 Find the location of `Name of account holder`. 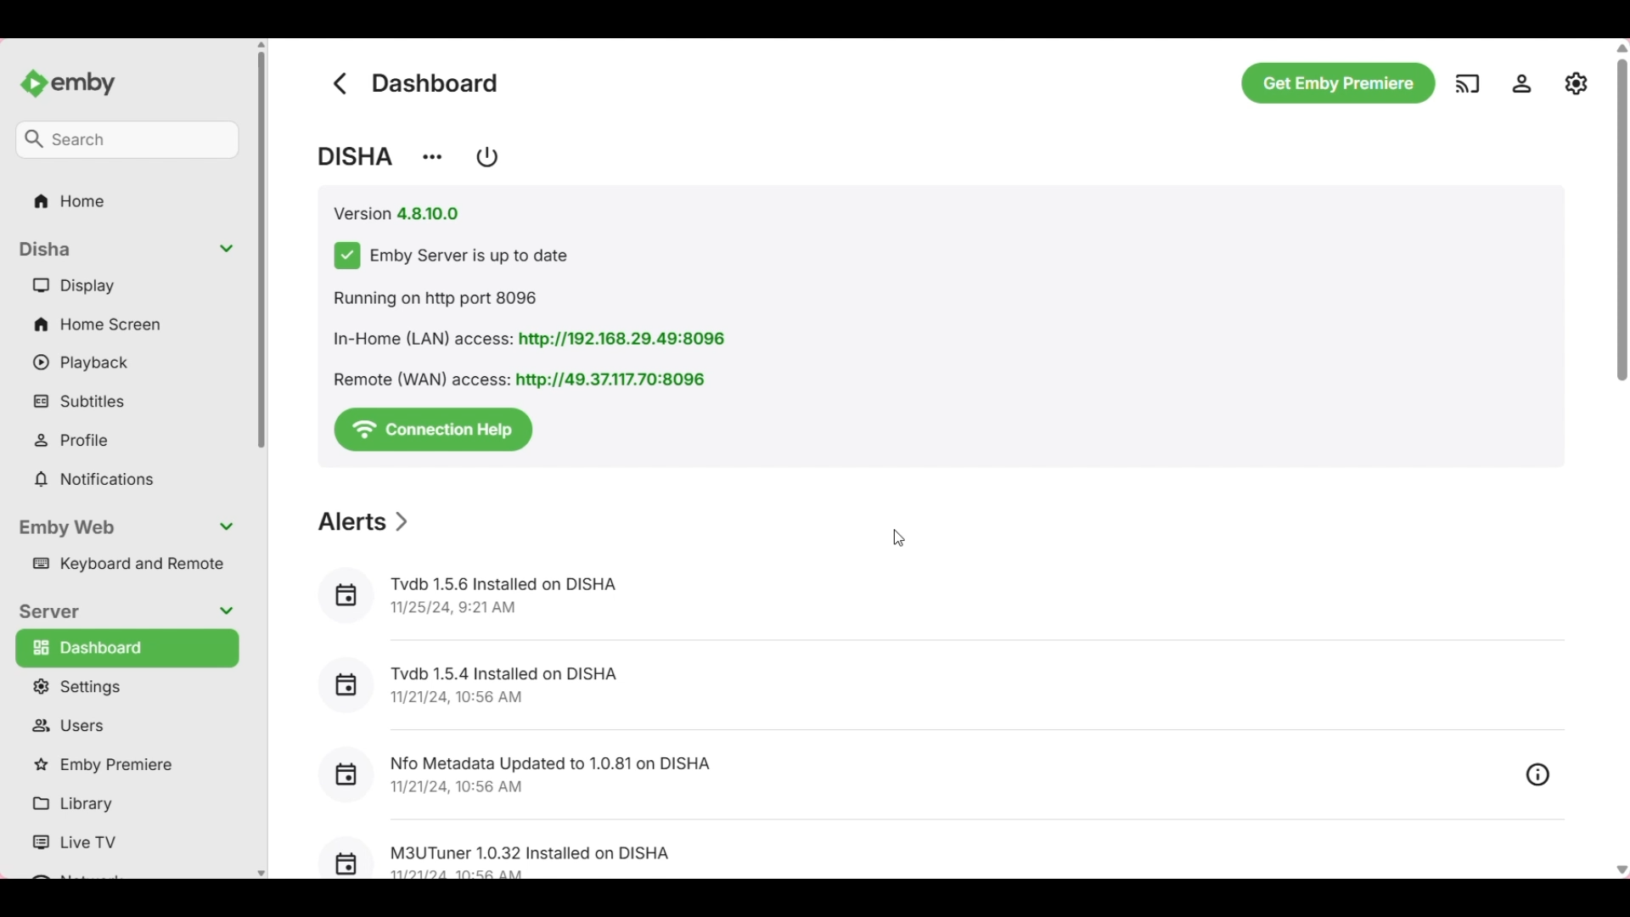

Name of account holder is located at coordinates (356, 156).